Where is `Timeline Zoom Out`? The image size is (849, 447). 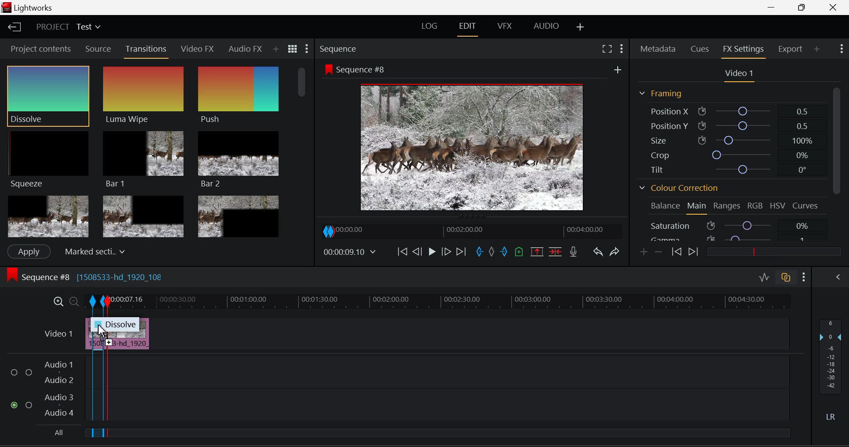 Timeline Zoom Out is located at coordinates (73, 300).